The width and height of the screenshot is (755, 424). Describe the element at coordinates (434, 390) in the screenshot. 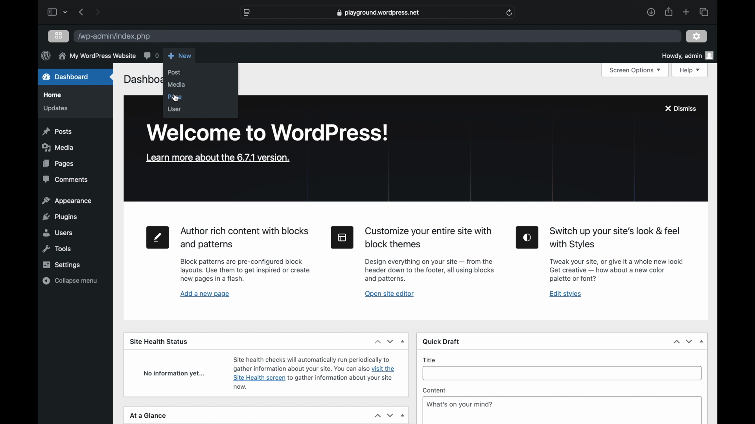

I see `content` at that location.